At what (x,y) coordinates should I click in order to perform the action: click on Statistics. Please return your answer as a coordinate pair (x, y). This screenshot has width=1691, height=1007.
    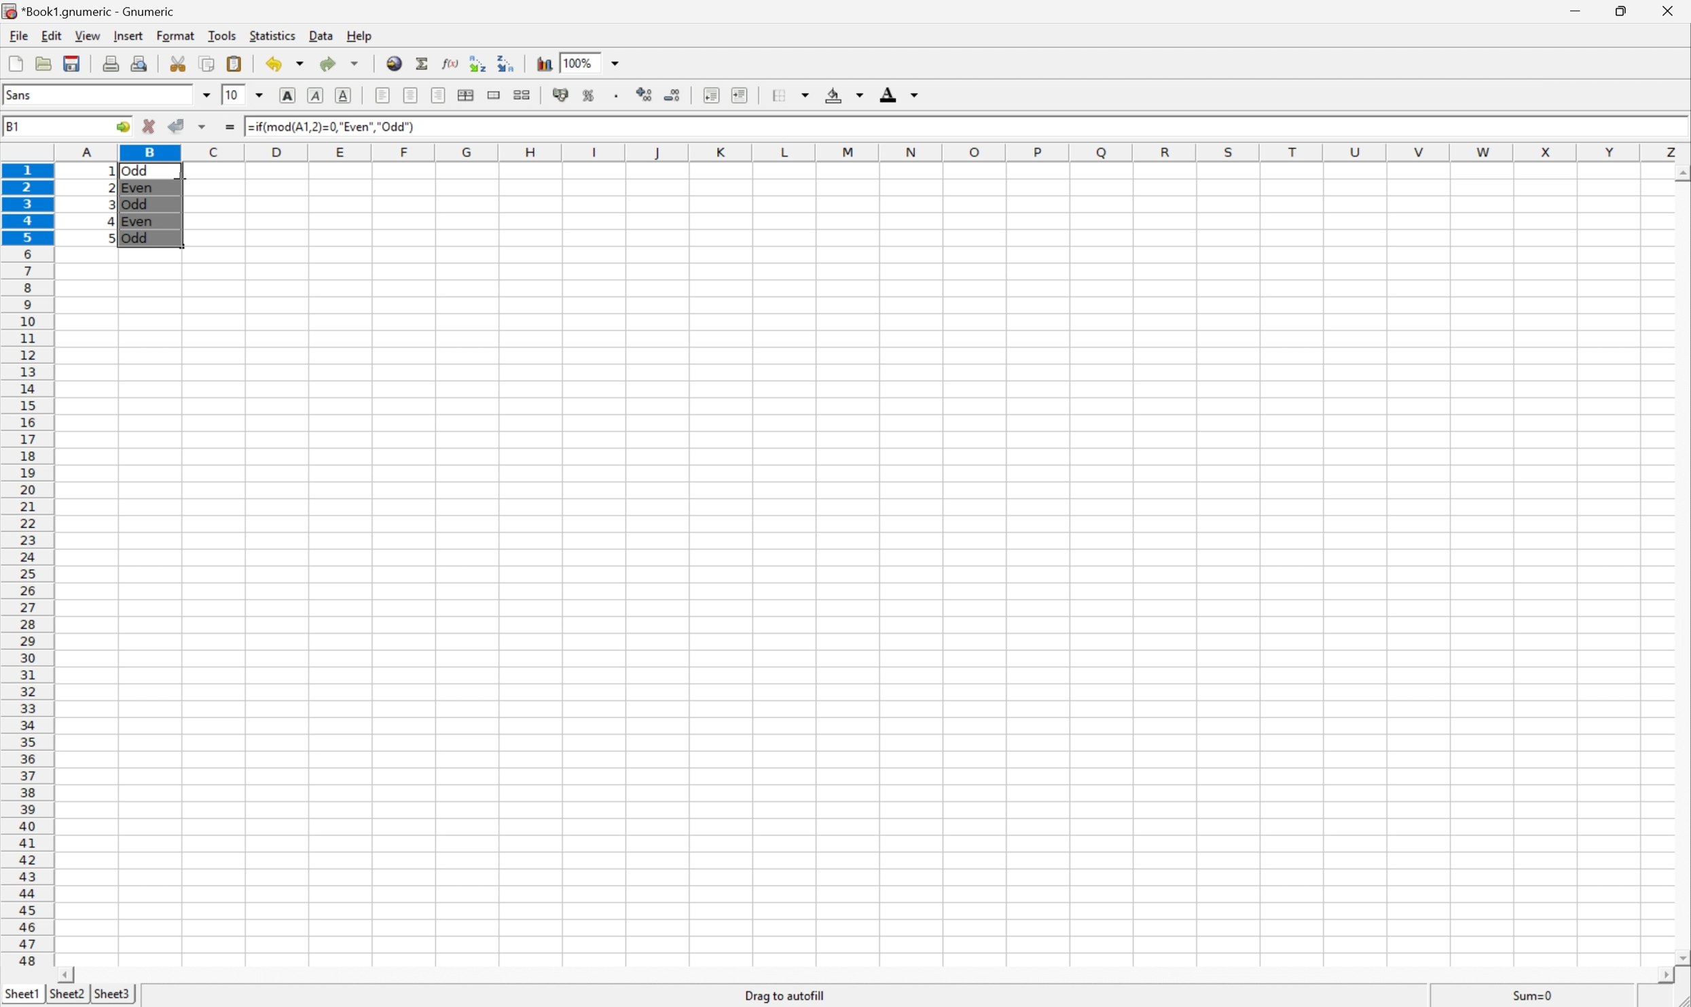
    Looking at the image, I should click on (272, 35).